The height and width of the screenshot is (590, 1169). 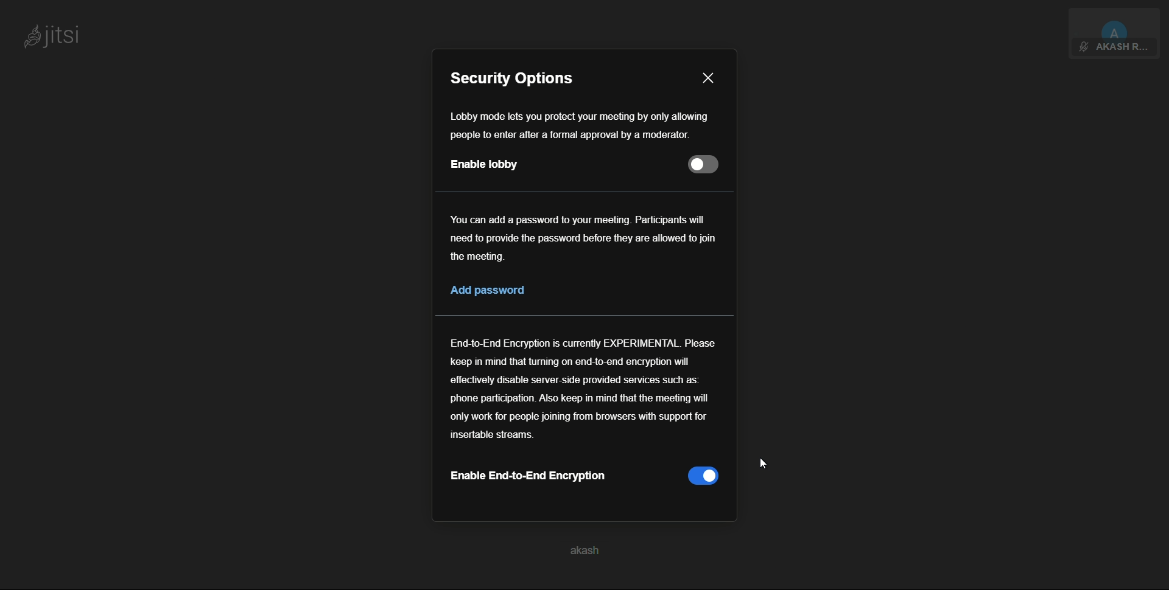 What do you see at coordinates (52, 38) in the screenshot?
I see `jitsi` at bounding box center [52, 38].